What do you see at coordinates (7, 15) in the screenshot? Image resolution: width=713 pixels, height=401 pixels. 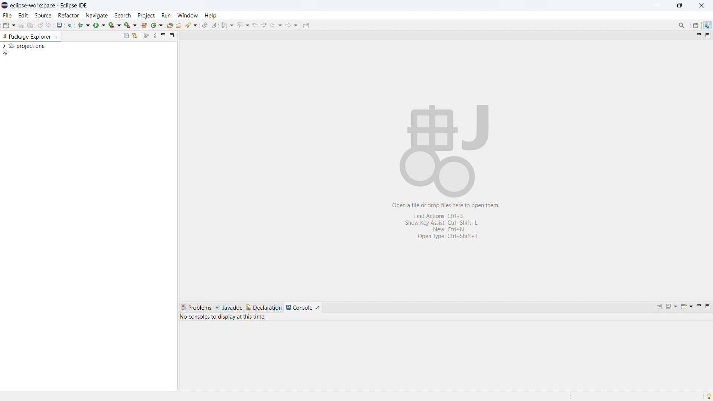 I see `file` at bounding box center [7, 15].